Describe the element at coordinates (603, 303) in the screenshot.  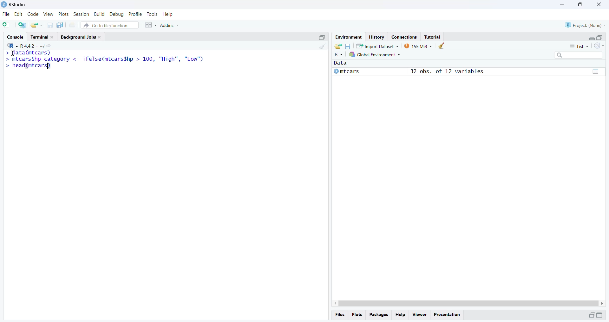
I see `Right` at that location.